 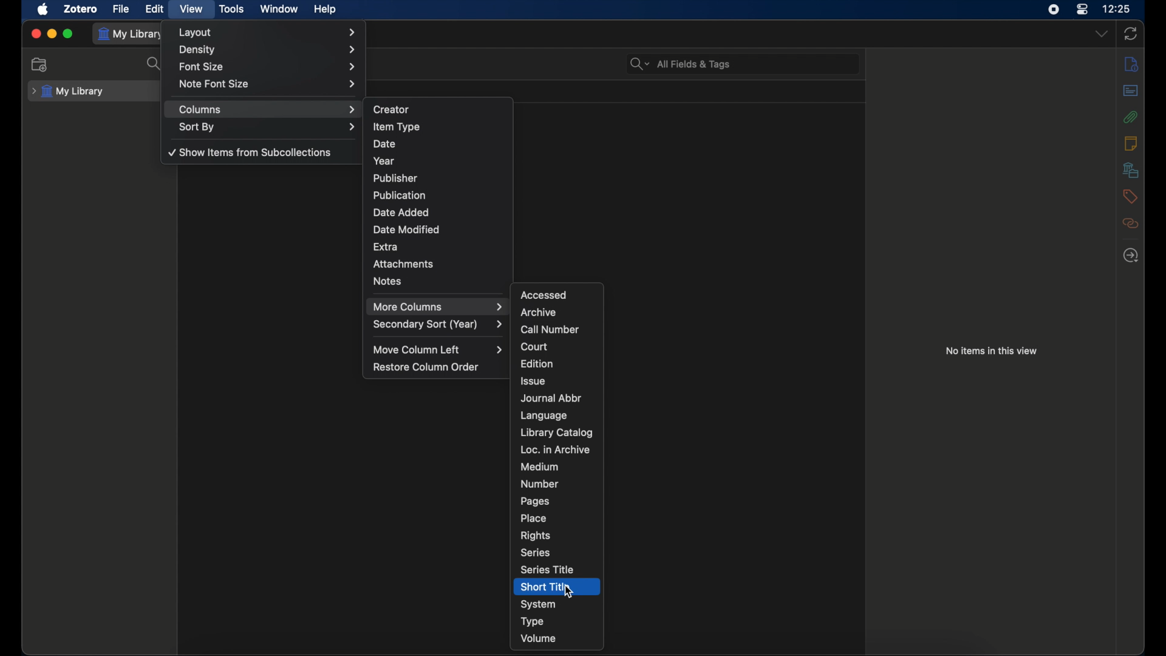 I want to click on density, so click(x=268, y=50).